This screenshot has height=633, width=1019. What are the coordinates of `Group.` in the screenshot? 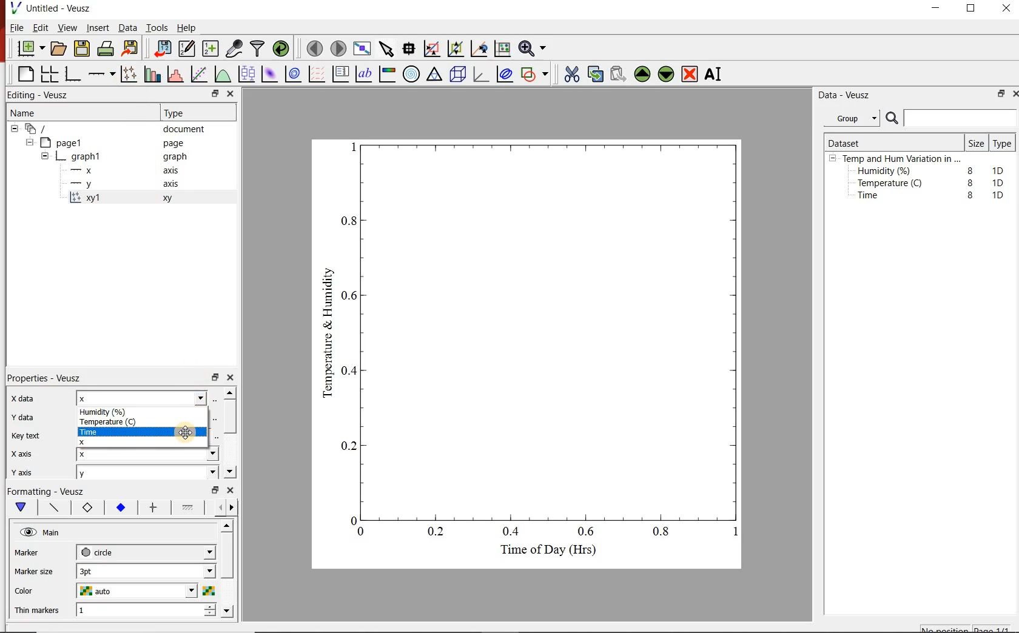 It's located at (854, 116).